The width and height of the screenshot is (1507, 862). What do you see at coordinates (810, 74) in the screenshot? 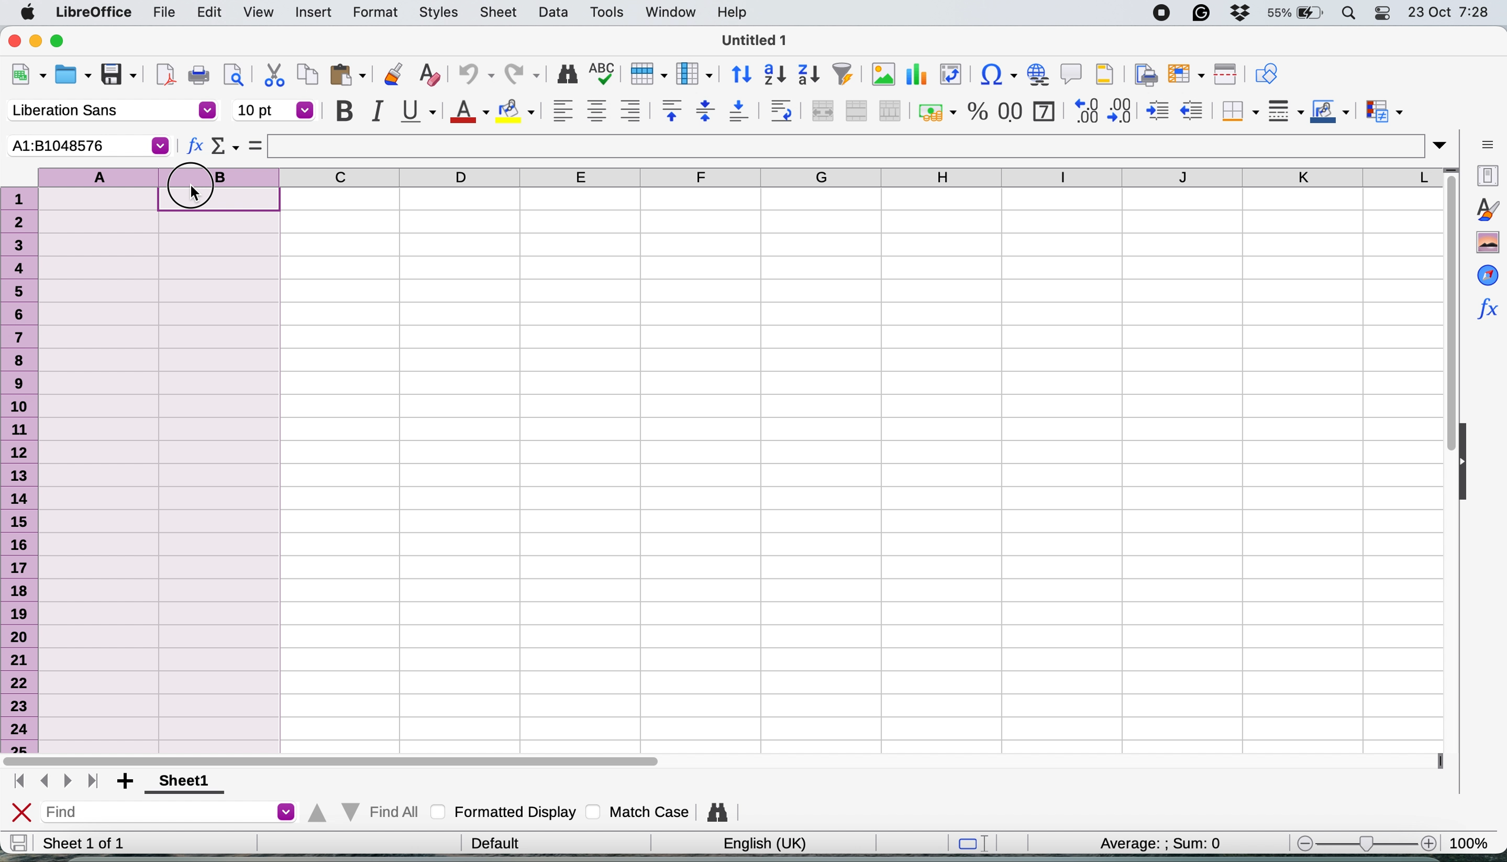
I see `sort descending` at bounding box center [810, 74].